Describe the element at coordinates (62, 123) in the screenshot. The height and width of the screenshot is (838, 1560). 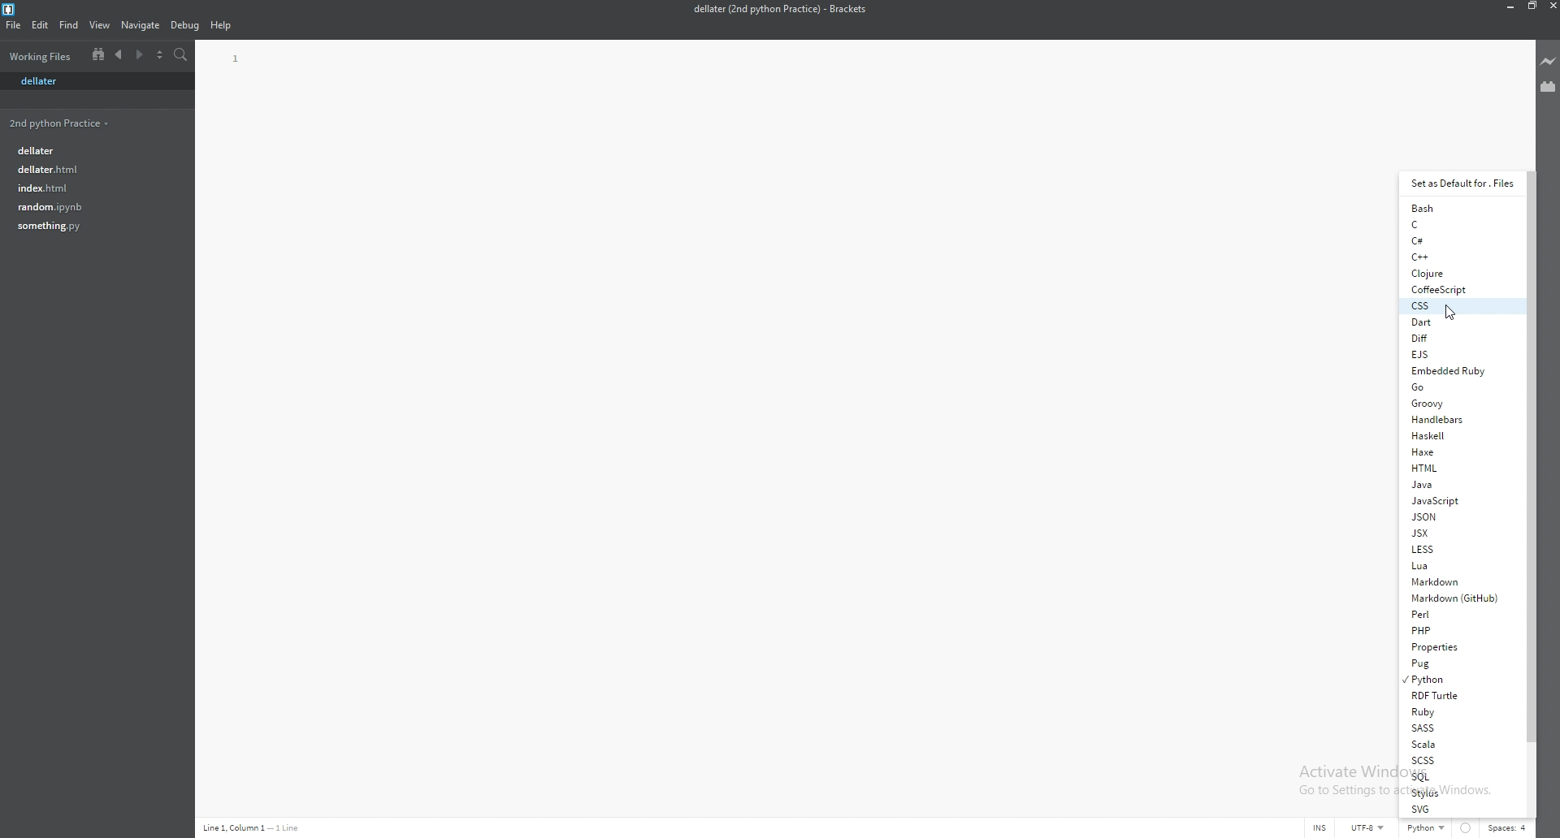
I see `folder` at that location.